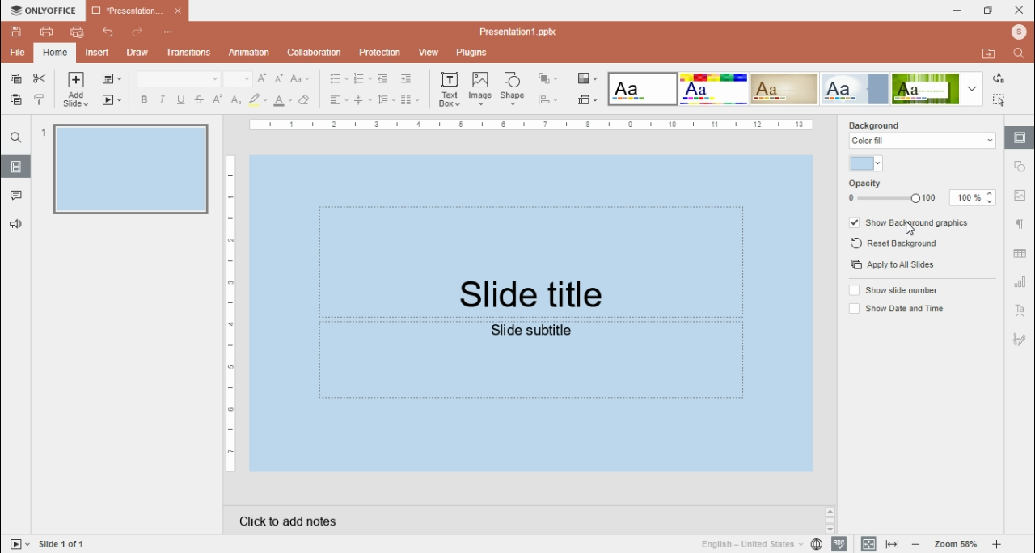 The image size is (1035, 553). What do you see at coordinates (972, 88) in the screenshot?
I see `more themes` at bounding box center [972, 88].